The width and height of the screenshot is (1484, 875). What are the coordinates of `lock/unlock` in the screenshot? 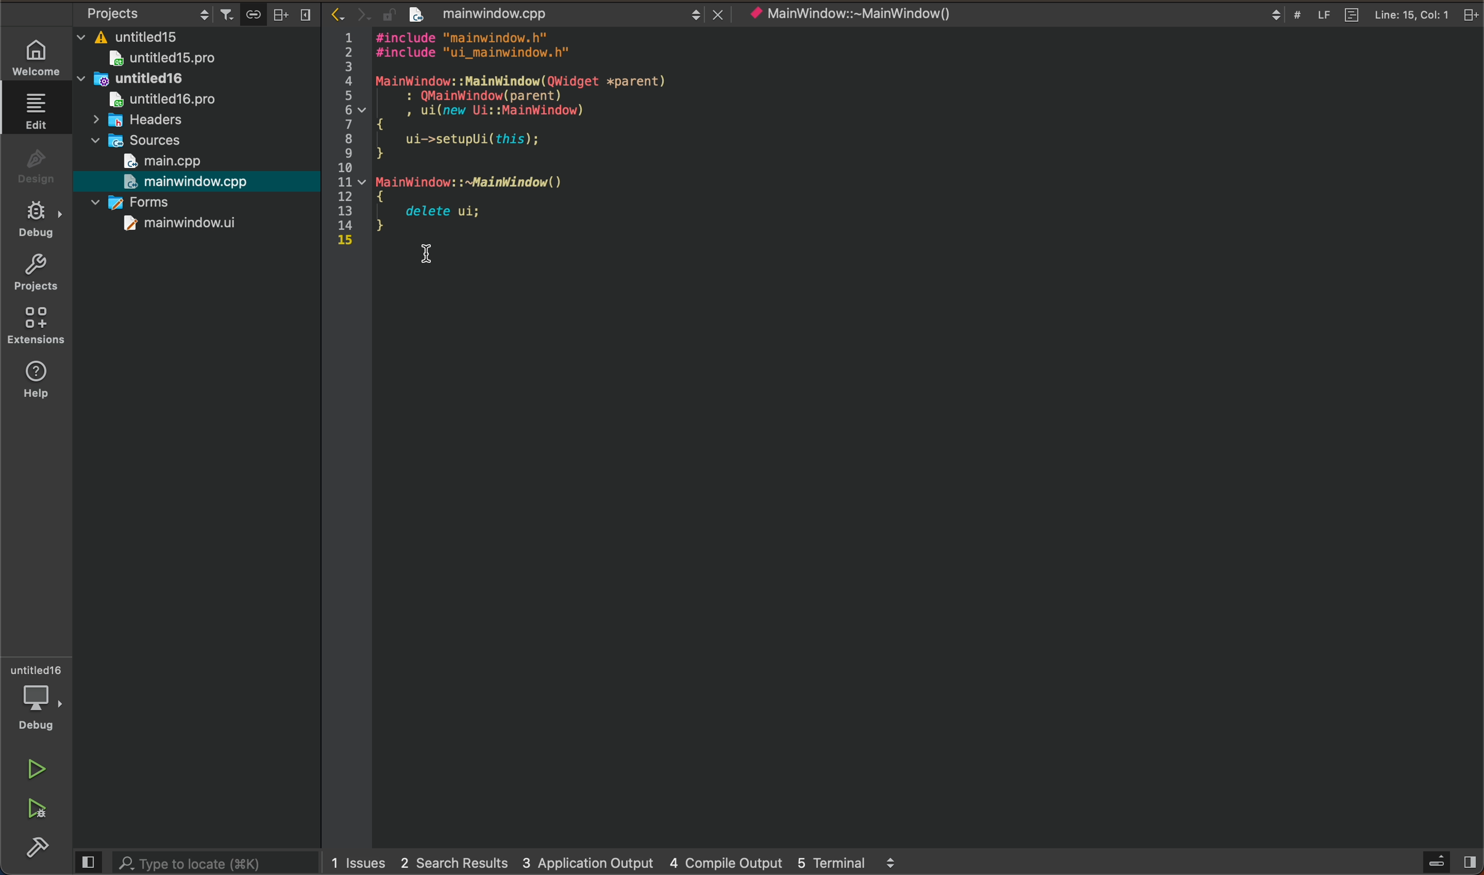 It's located at (390, 14).